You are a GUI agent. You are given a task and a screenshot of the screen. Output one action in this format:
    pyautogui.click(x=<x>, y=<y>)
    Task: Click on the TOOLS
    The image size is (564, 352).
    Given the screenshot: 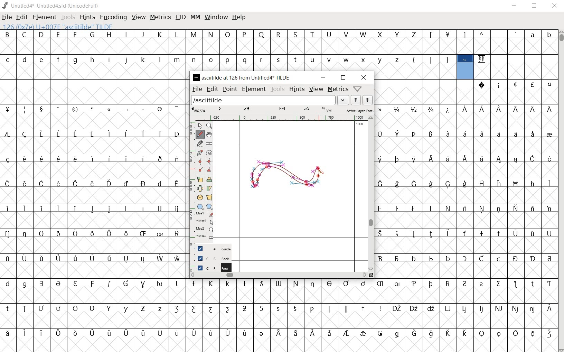 What is the action you would take?
    pyautogui.click(x=68, y=17)
    